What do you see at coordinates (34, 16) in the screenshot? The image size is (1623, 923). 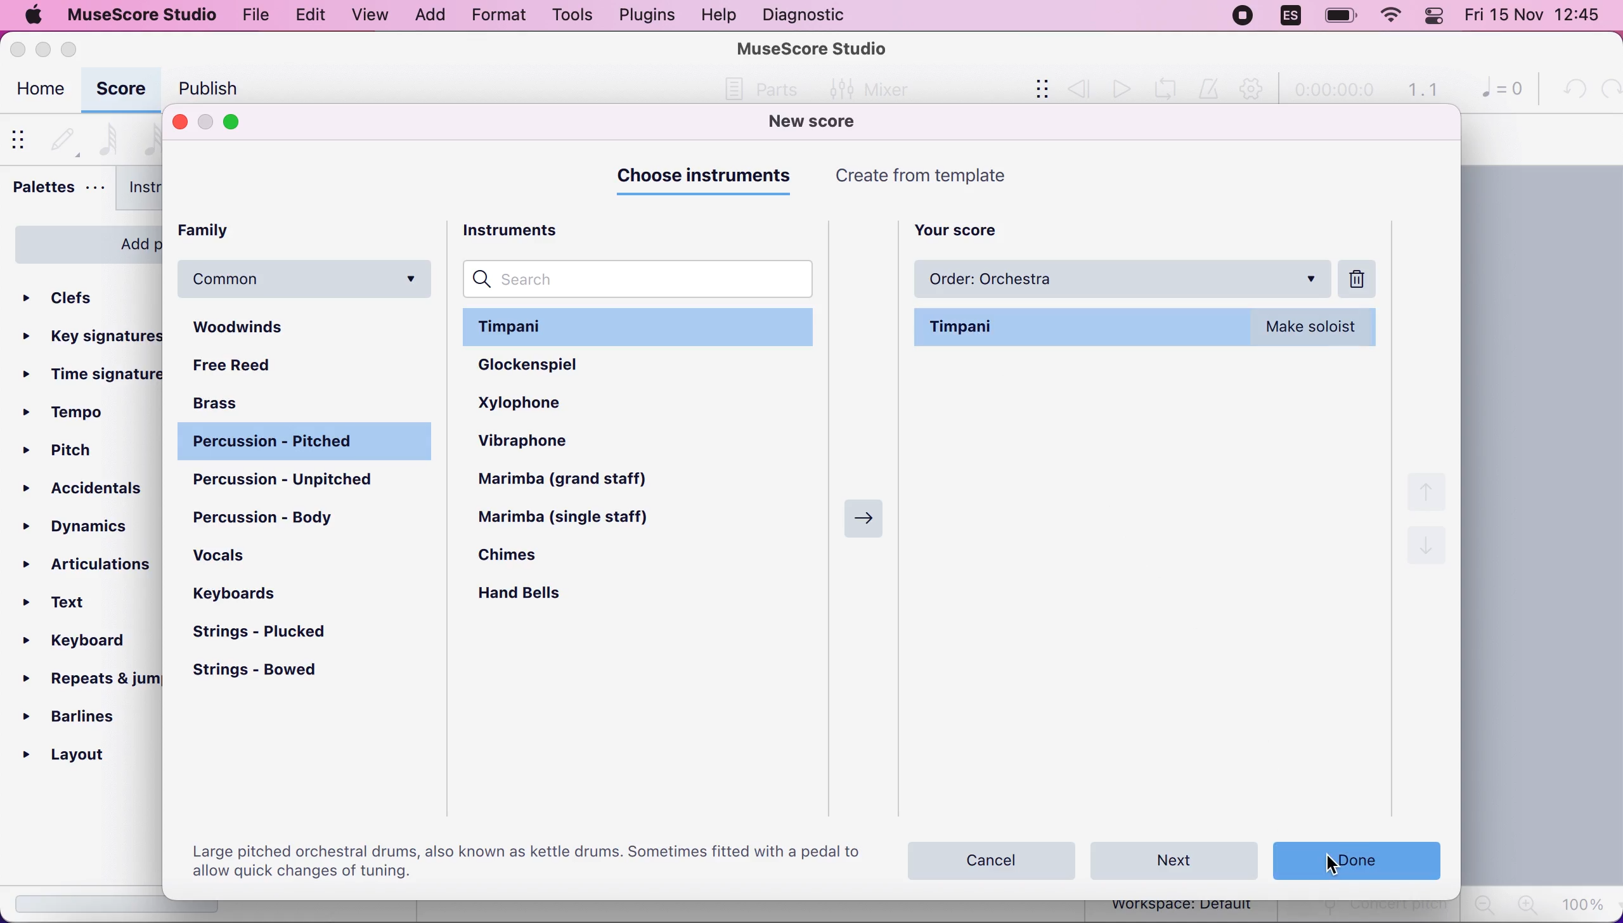 I see `mac logo` at bounding box center [34, 16].